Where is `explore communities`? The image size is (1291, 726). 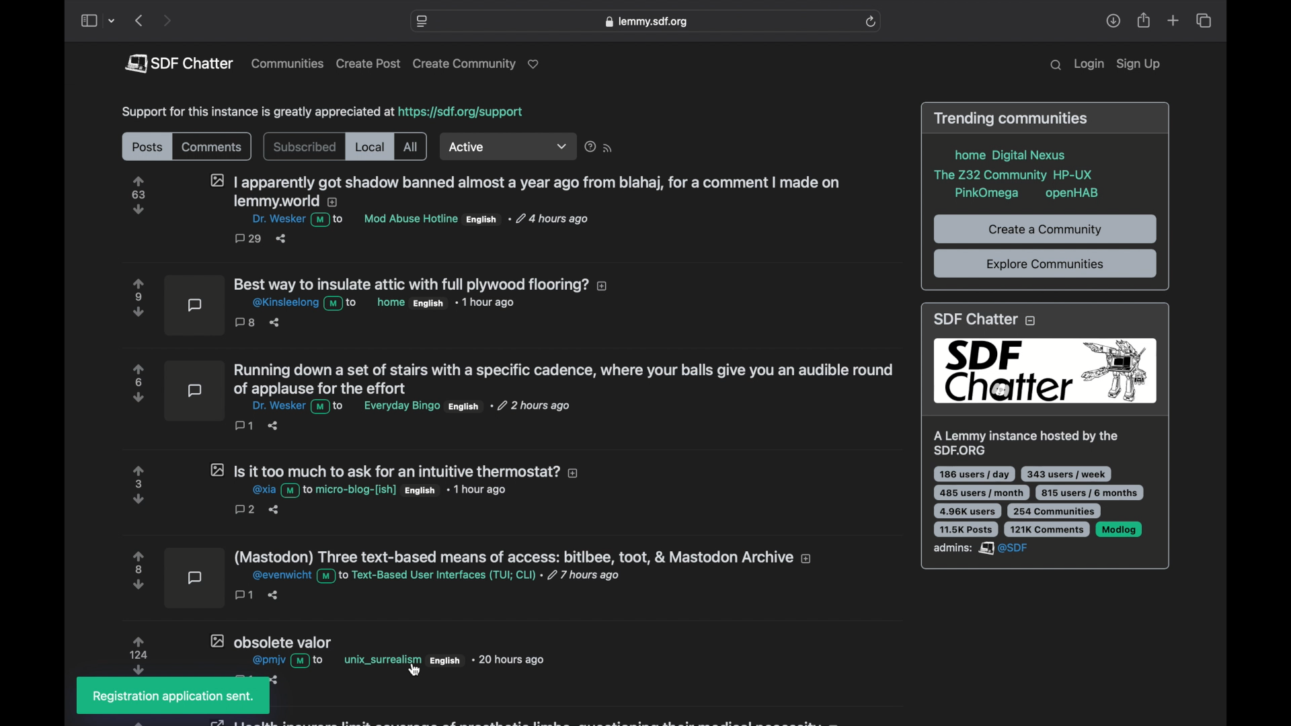
explore communities is located at coordinates (1044, 265).